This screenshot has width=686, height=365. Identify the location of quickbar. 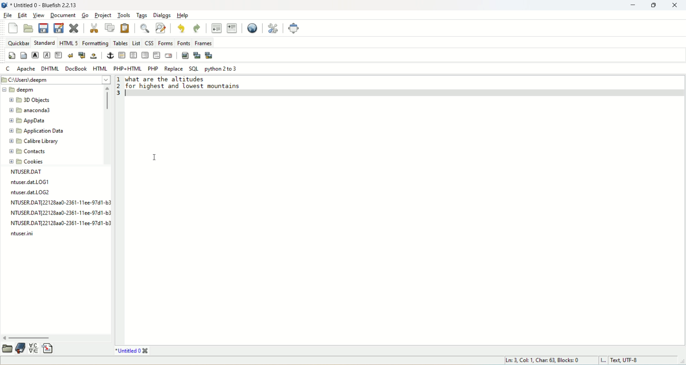
(19, 42).